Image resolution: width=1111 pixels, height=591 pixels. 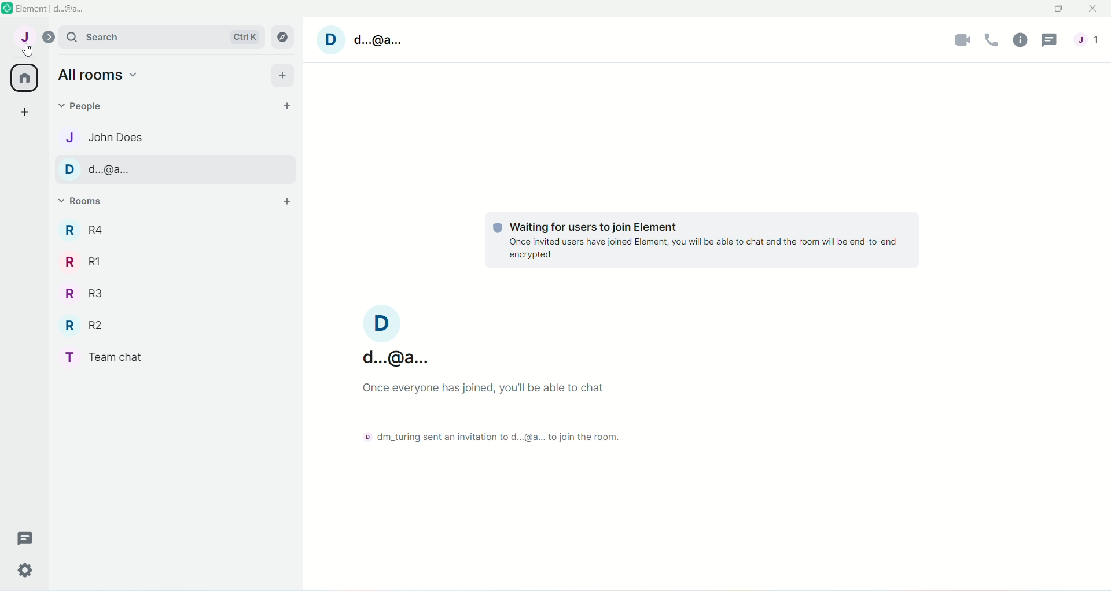 What do you see at coordinates (97, 75) in the screenshot?
I see `all rooms` at bounding box center [97, 75].